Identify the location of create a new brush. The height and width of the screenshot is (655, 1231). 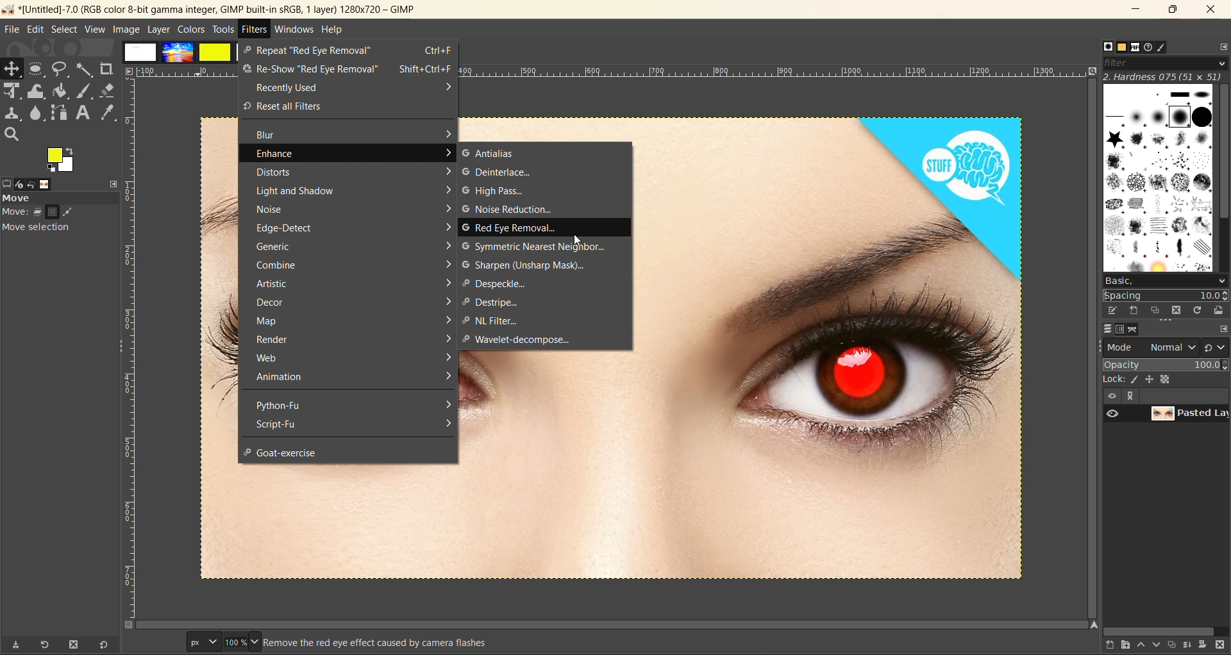
(1134, 310).